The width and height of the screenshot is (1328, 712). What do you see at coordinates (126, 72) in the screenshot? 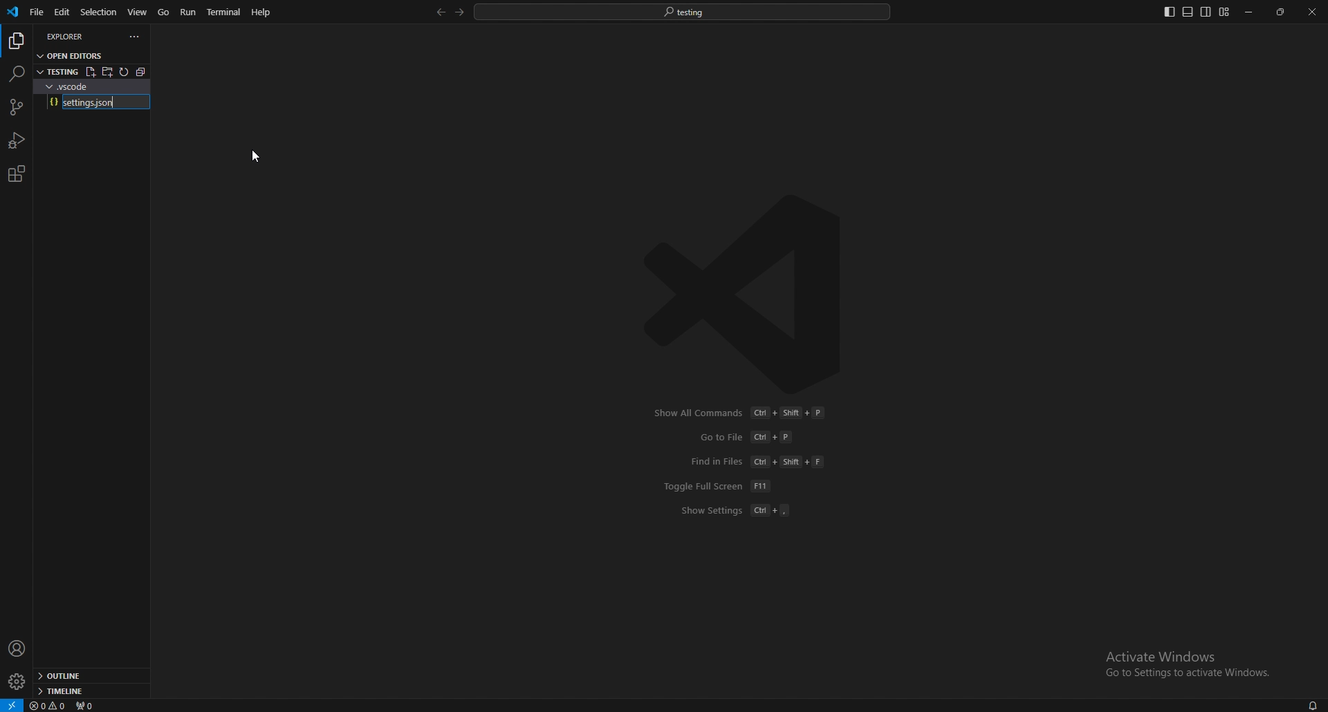
I see `refresh` at bounding box center [126, 72].